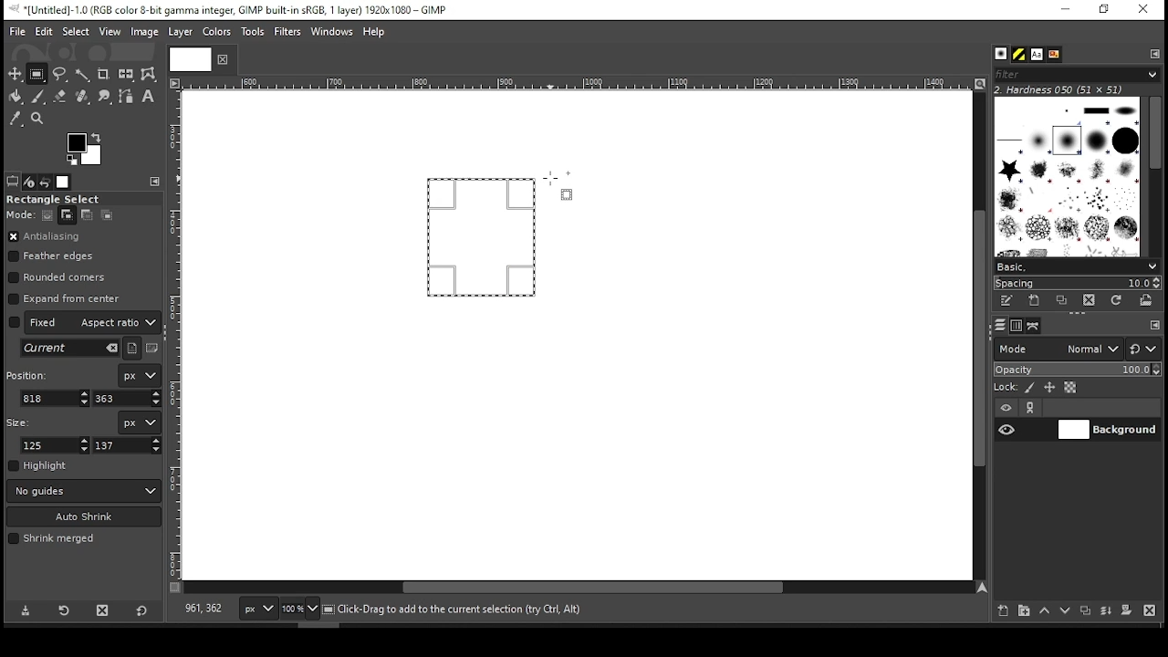 The height and width of the screenshot is (657, 1168). What do you see at coordinates (1033, 388) in the screenshot?
I see `lock pixels` at bounding box center [1033, 388].